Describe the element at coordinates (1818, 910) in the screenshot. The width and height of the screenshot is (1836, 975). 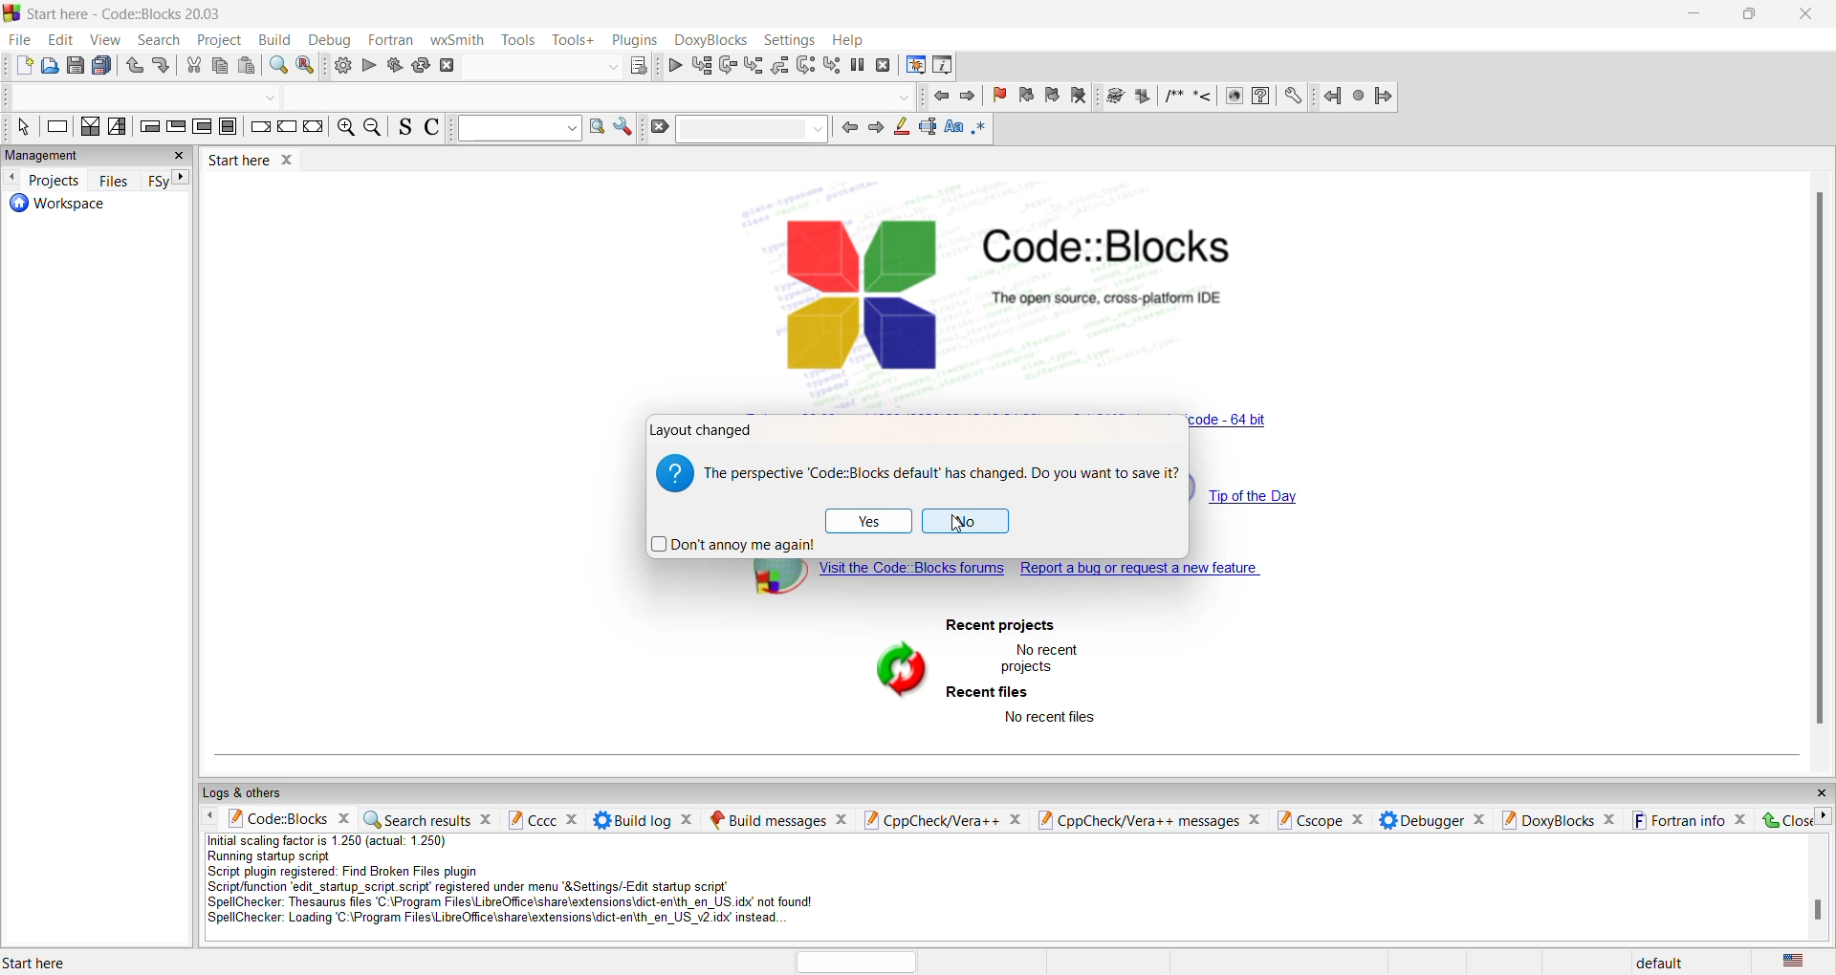
I see `scrollbar` at that location.